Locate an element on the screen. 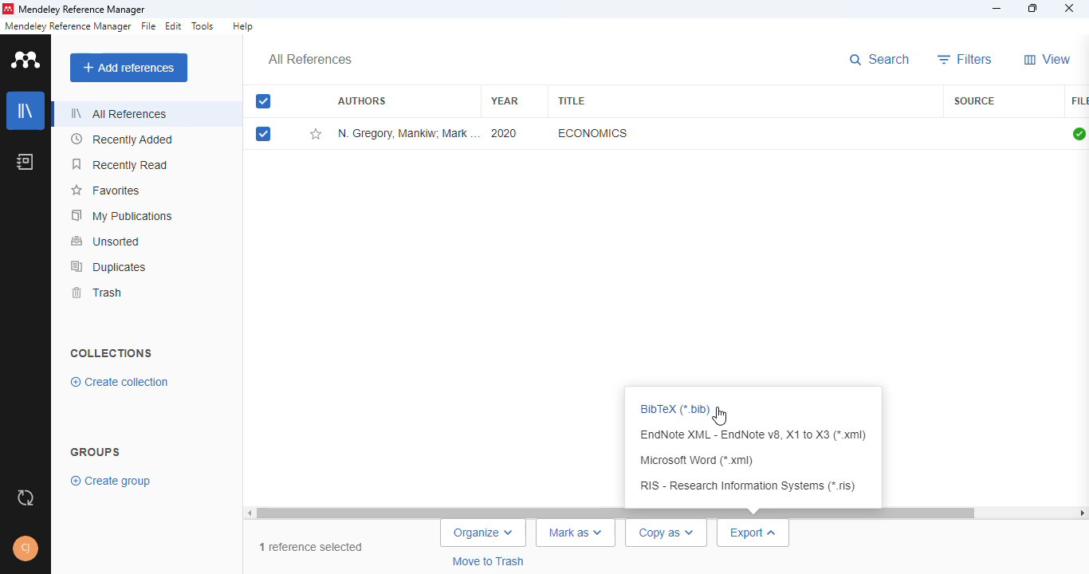  export is located at coordinates (753, 533).